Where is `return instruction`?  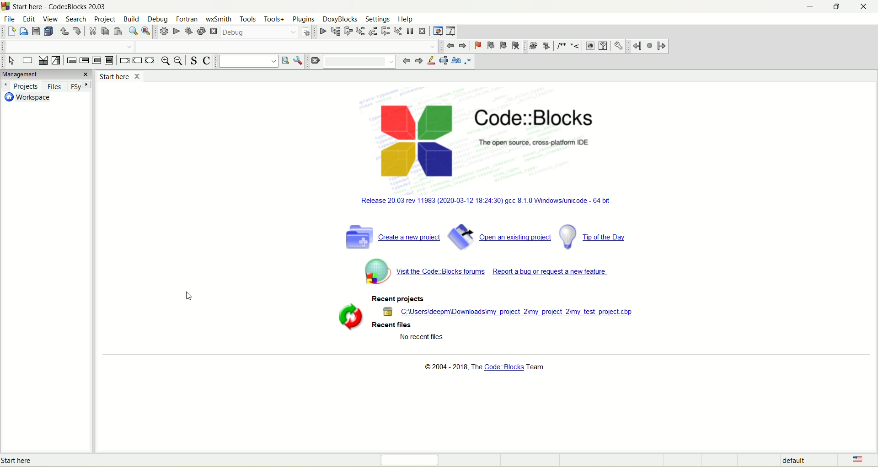 return instruction is located at coordinates (151, 60).